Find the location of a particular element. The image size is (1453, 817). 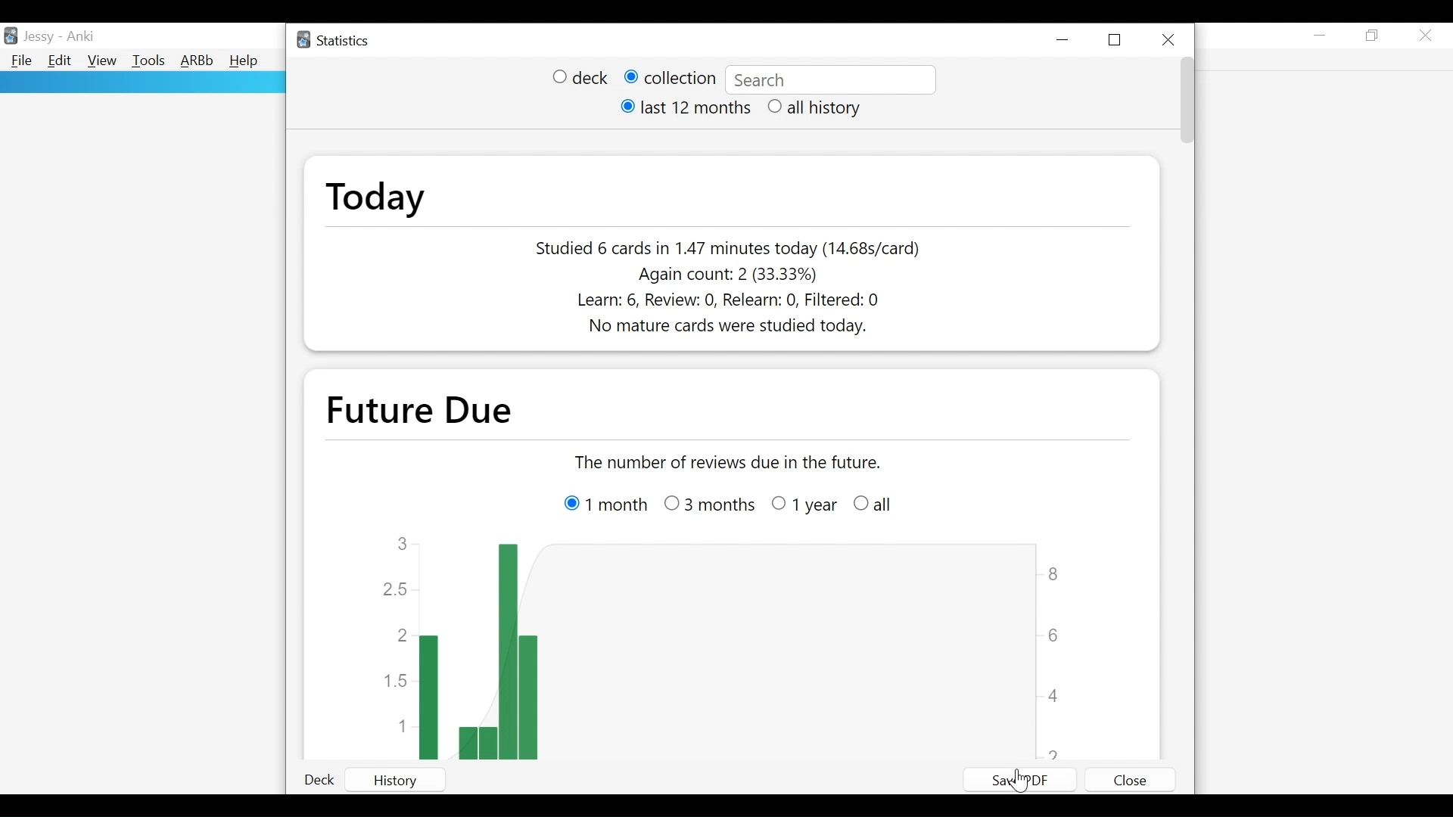

(un)select deck is located at coordinates (580, 79).